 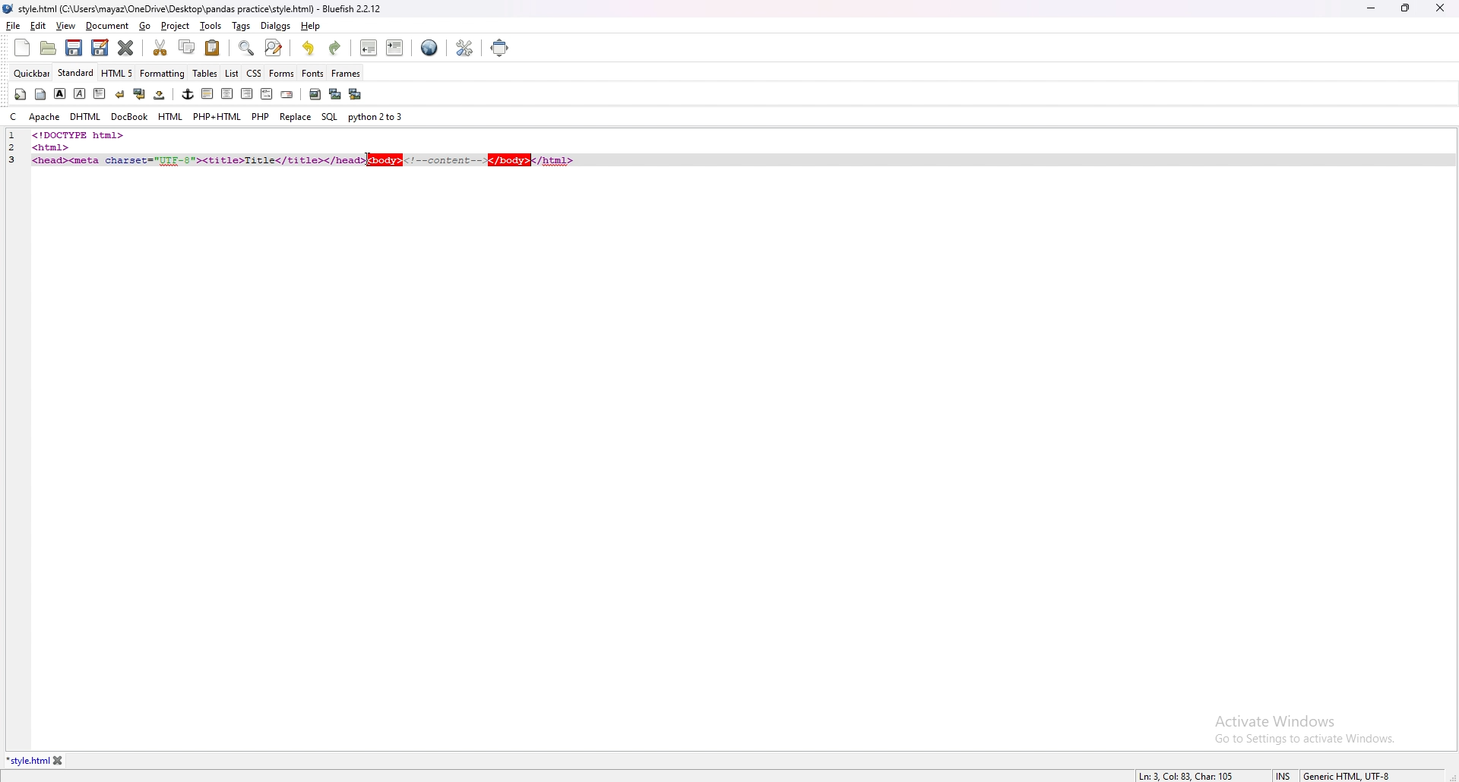 What do you see at coordinates (81, 93) in the screenshot?
I see `italic` at bounding box center [81, 93].